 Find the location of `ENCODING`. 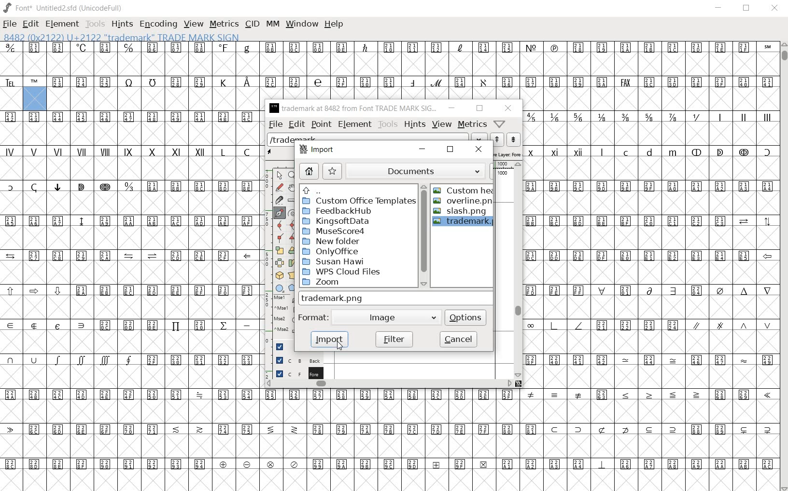

ENCODING is located at coordinates (158, 24).